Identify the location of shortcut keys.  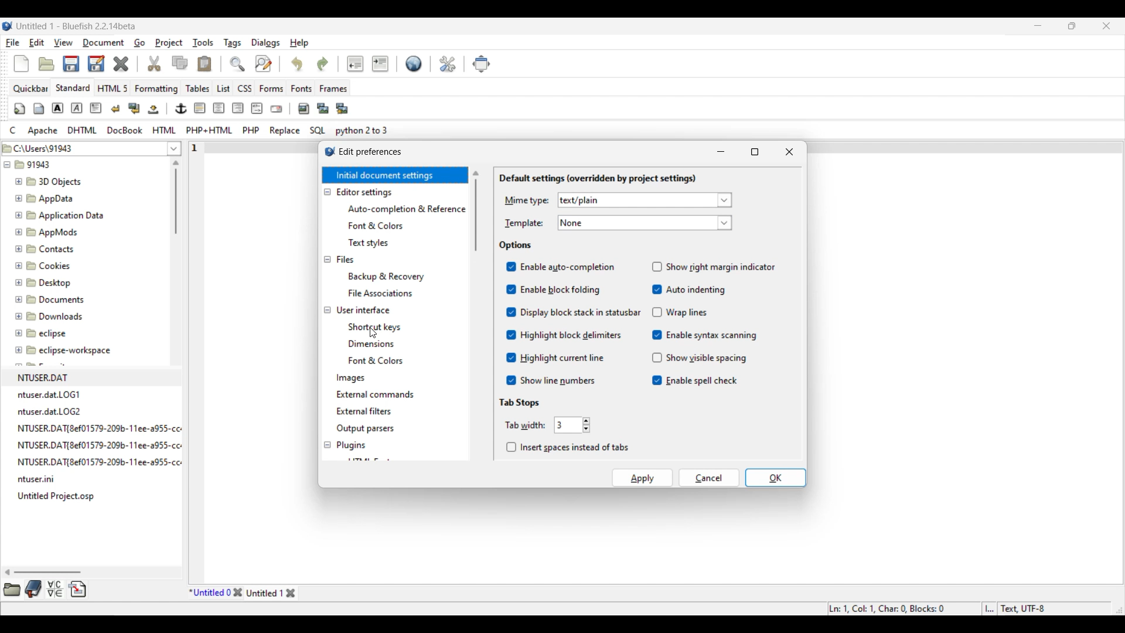
(377, 325).